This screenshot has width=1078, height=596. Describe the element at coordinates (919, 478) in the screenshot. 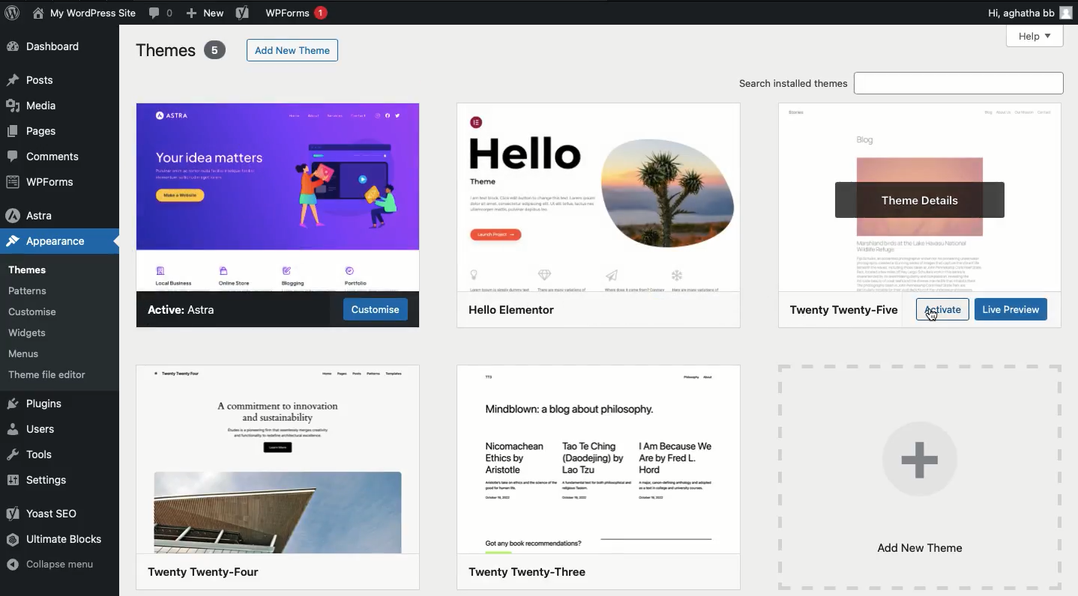

I see `Add new theme` at that location.